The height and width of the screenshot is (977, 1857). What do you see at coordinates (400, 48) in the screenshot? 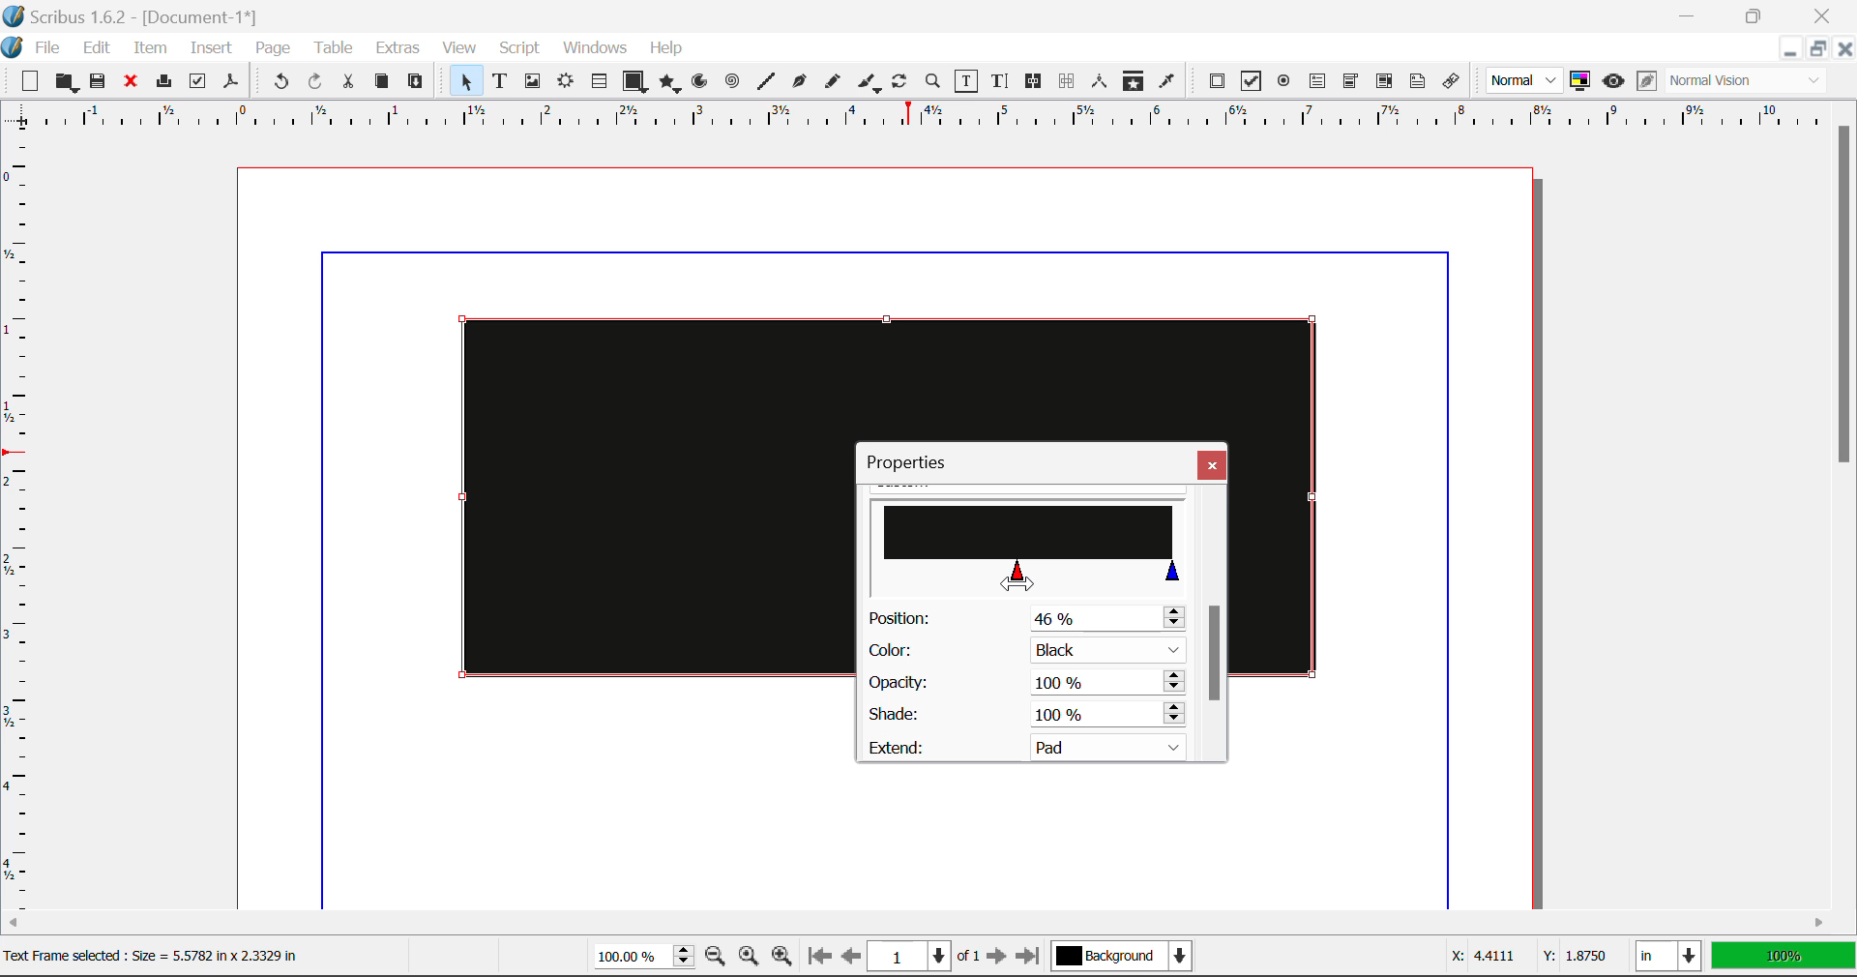
I see `Extras` at bounding box center [400, 48].